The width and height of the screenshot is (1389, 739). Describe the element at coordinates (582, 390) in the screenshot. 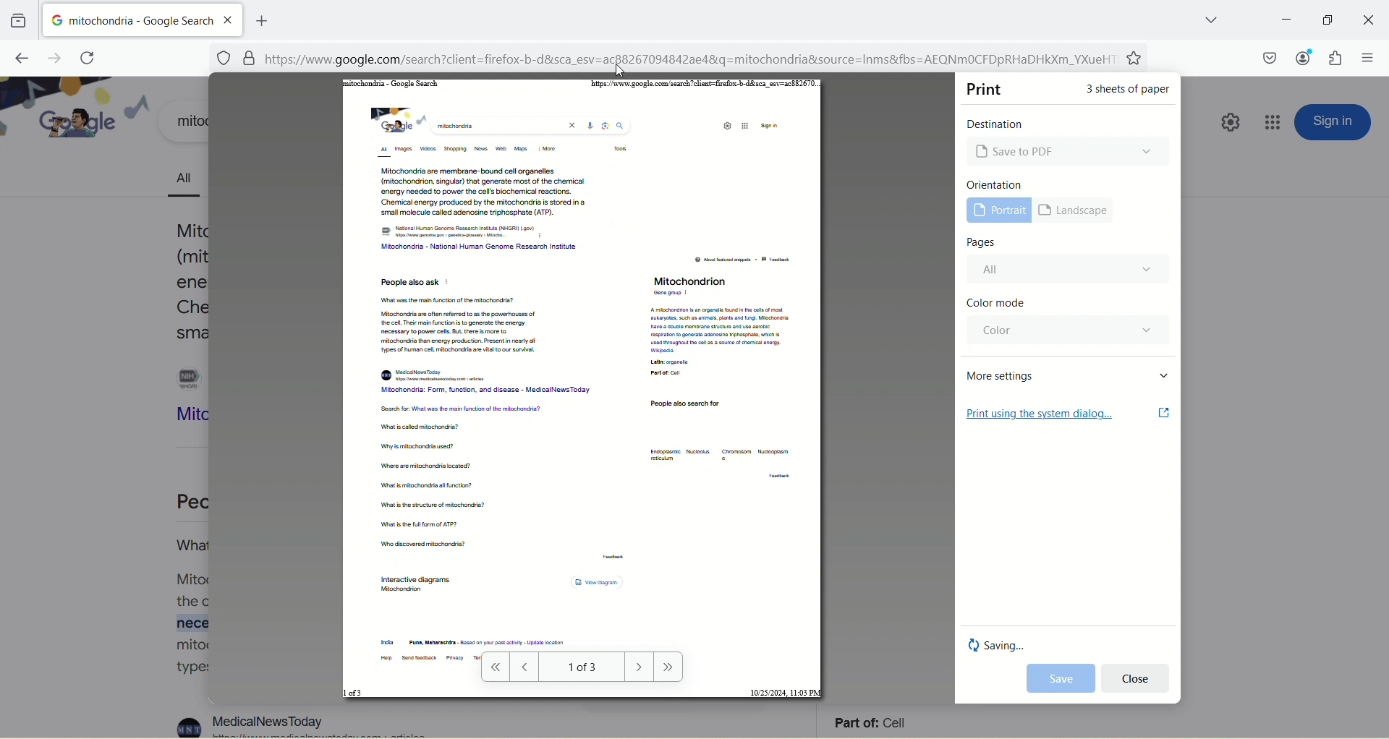

I see `PDF page view` at that location.